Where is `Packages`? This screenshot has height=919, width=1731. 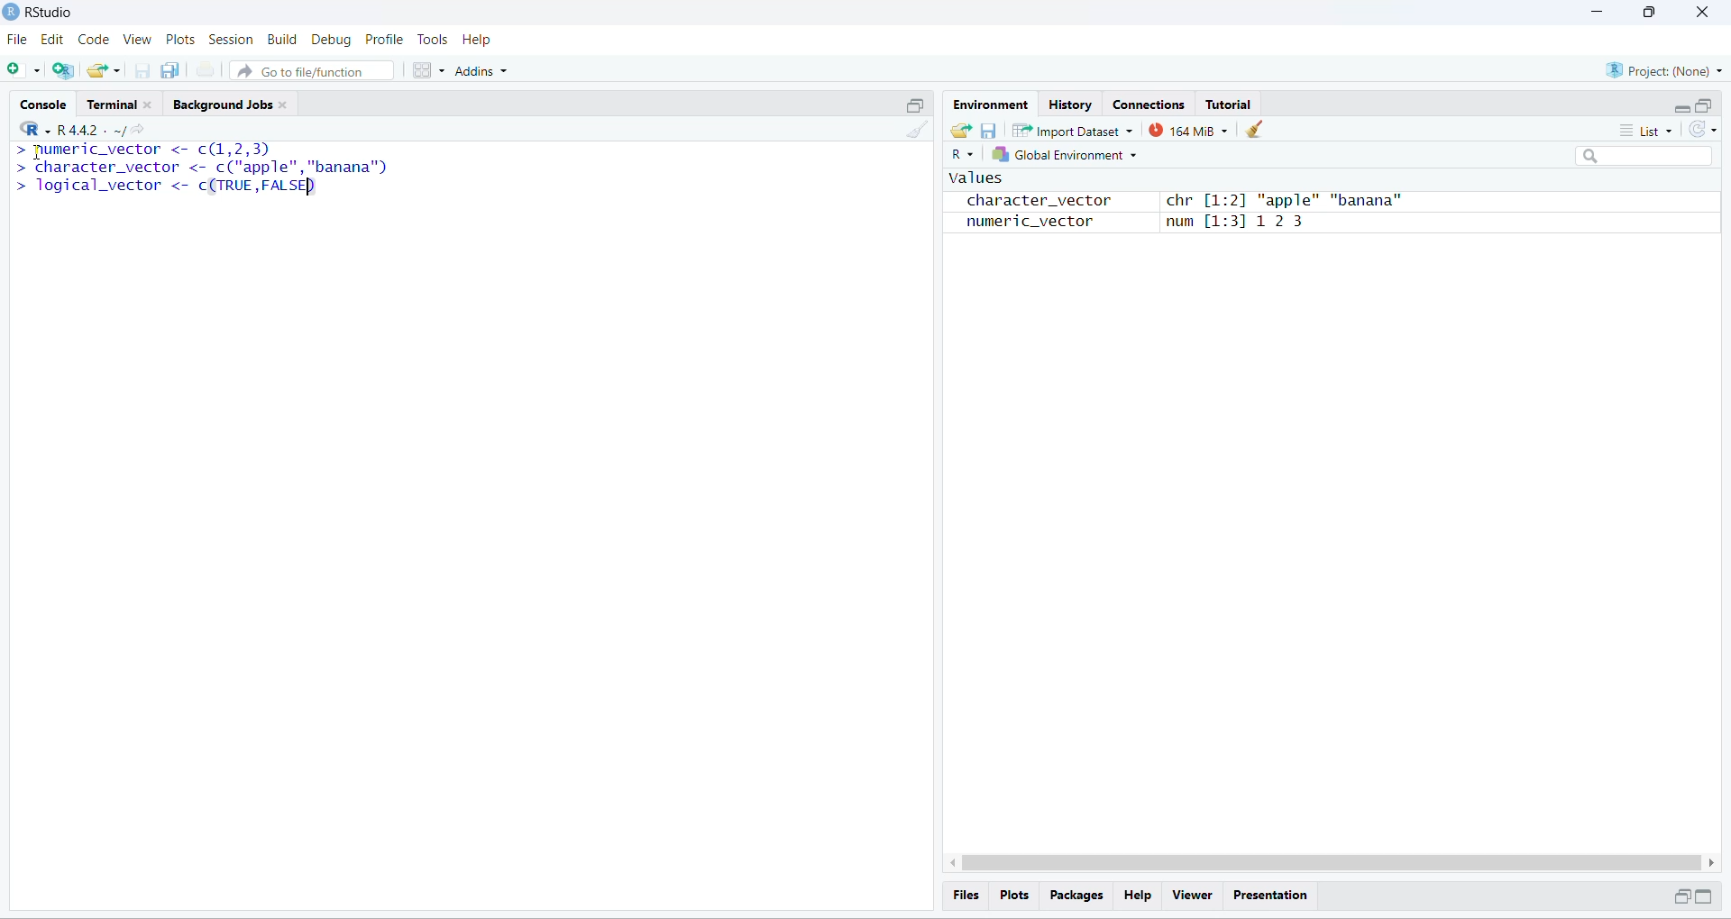
Packages is located at coordinates (1076, 896).